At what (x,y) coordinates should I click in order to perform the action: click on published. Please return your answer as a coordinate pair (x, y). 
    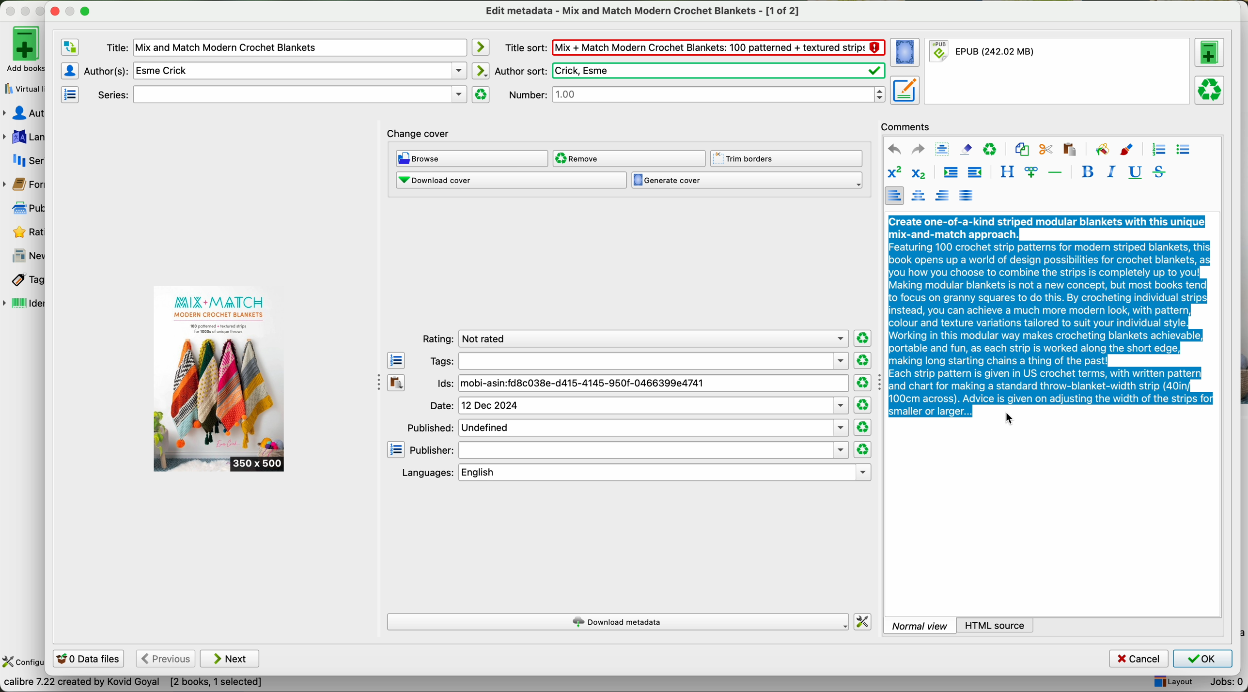
    Looking at the image, I should click on (626, 427).